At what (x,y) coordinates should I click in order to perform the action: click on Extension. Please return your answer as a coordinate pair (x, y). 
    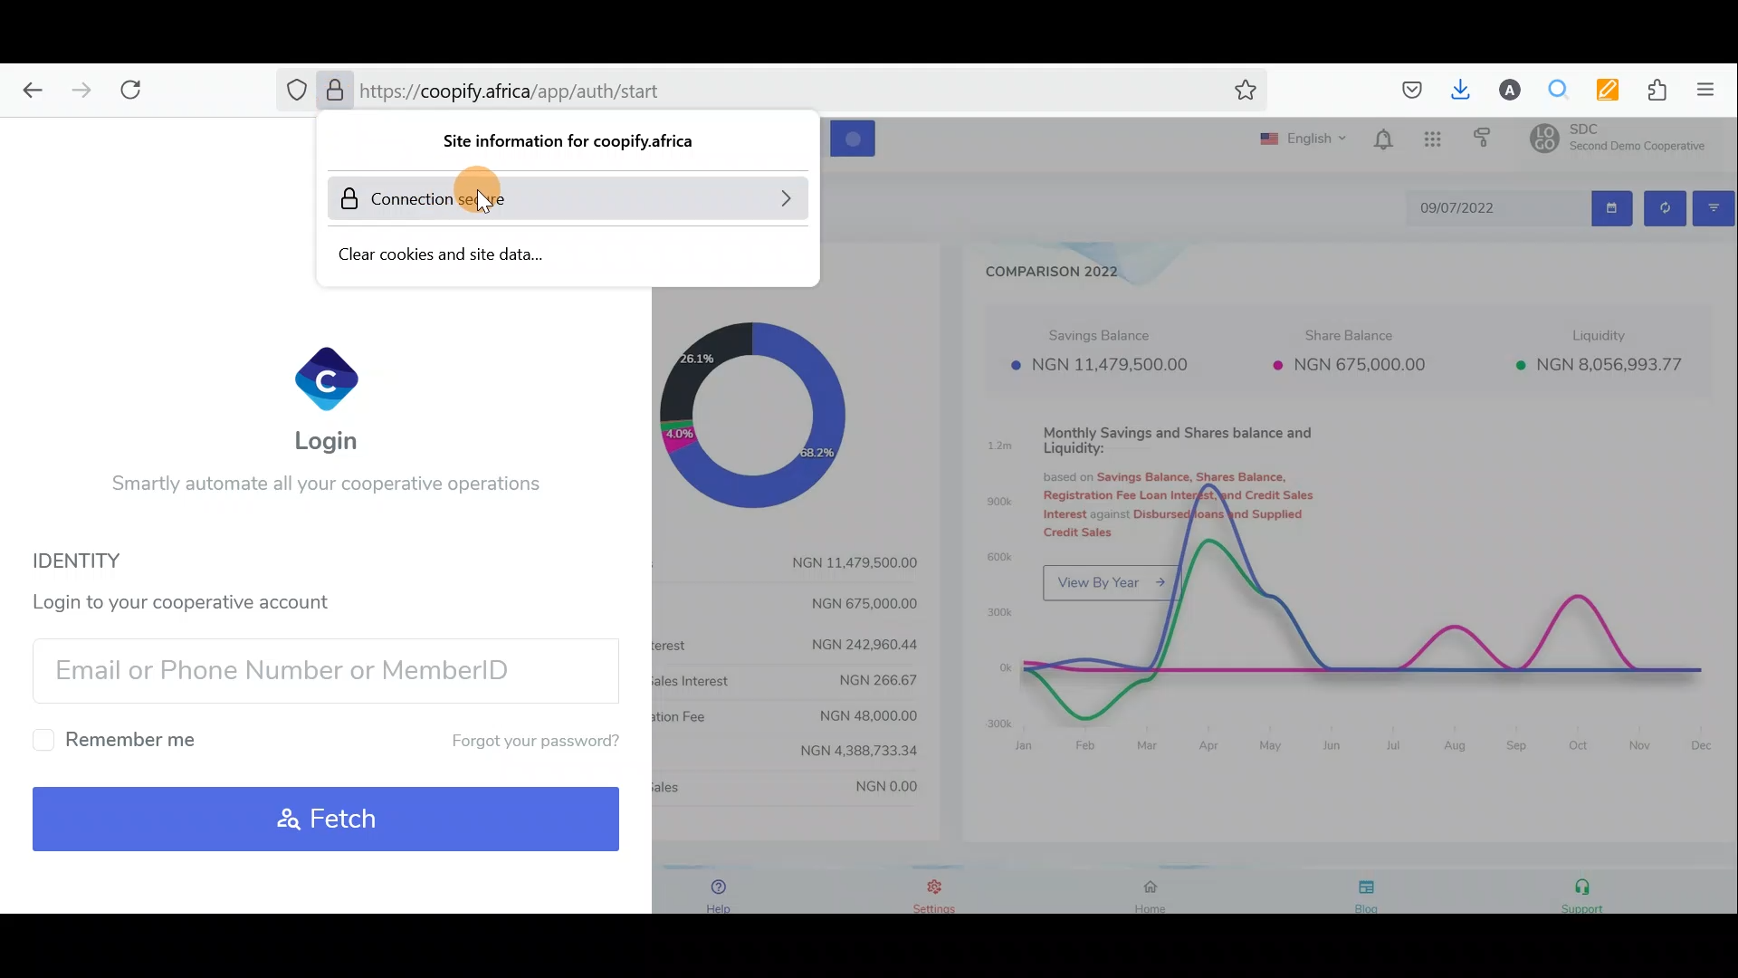
    Looking at the image, I should click on (1649, 91).